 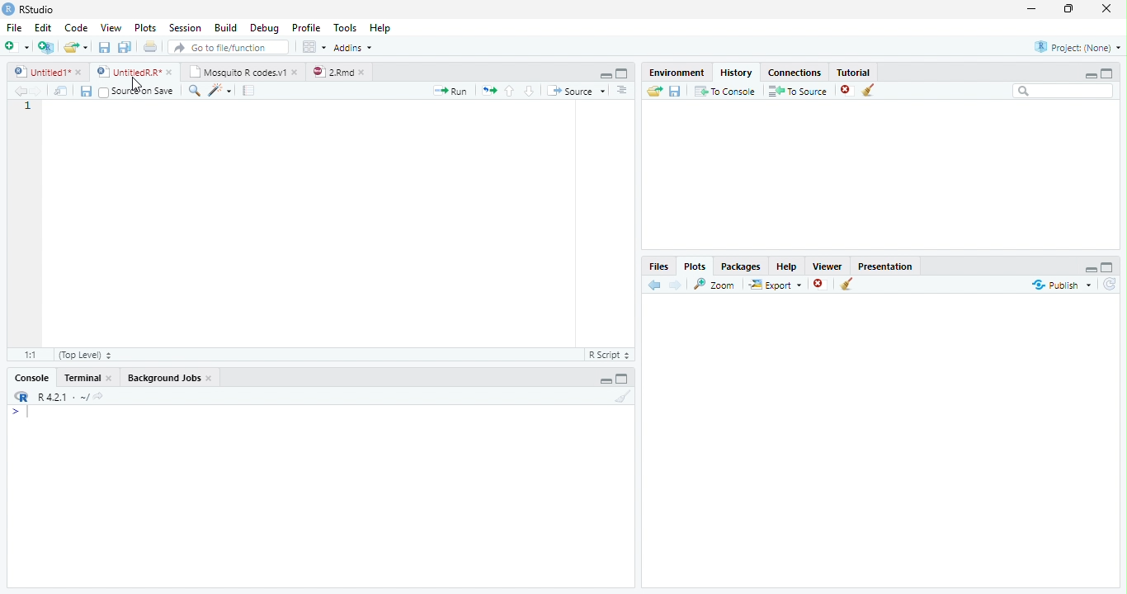 I want to click on Expand Height, so click(x=623, y=379).